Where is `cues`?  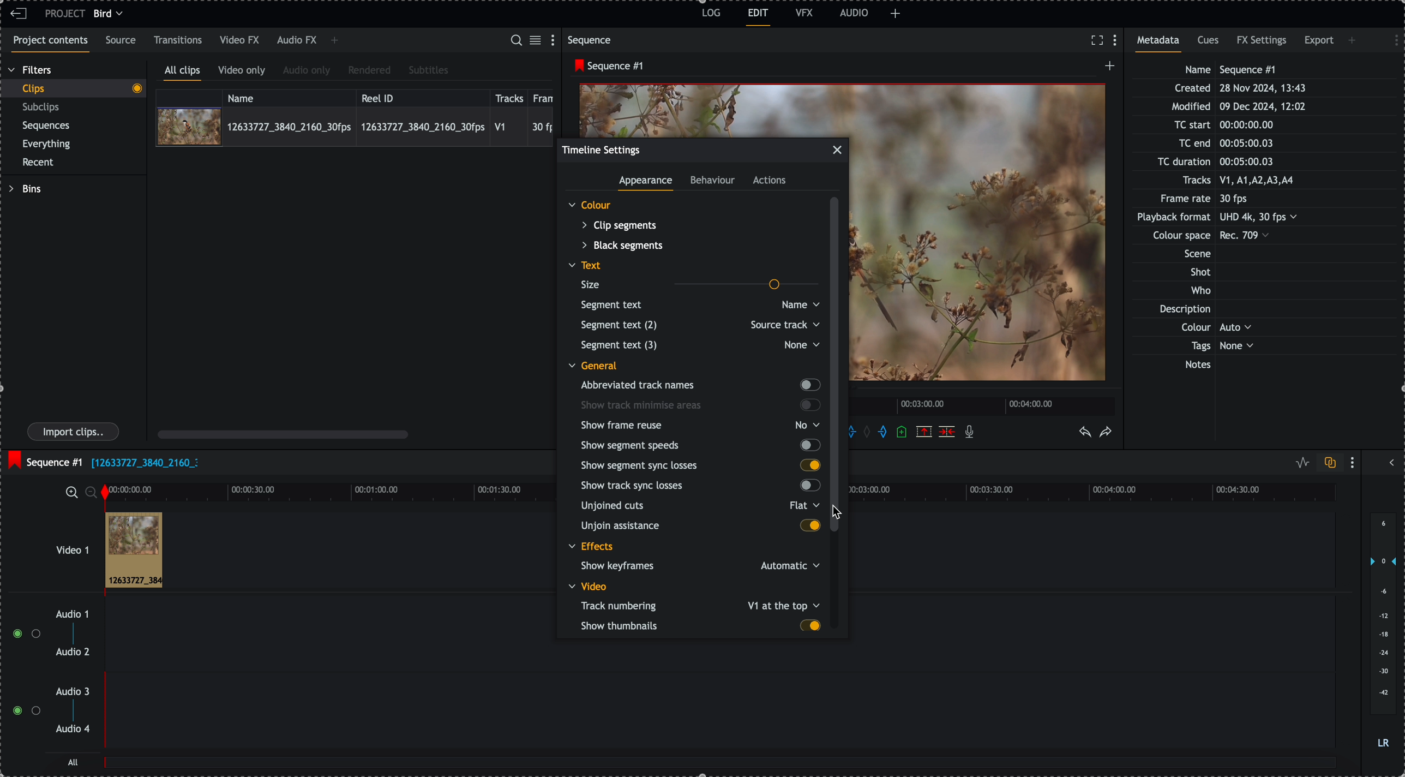
cues is located at coordinates (1209, 44).